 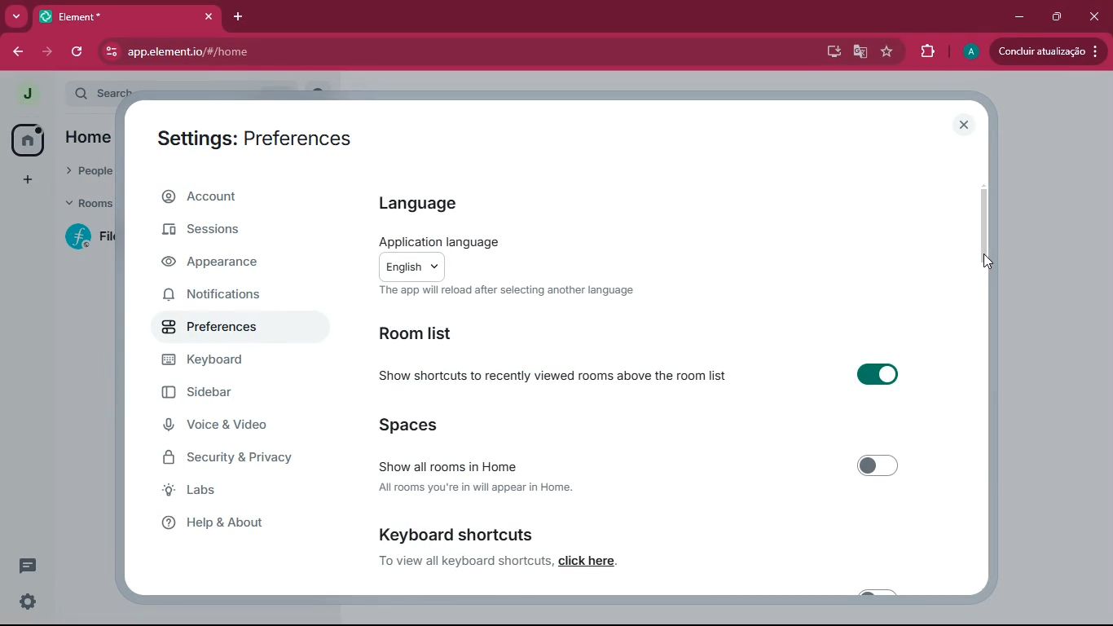 What do you see at coordinates (427, 335) in the screenshot?
I see `room list` at bounding box center [427, 335].